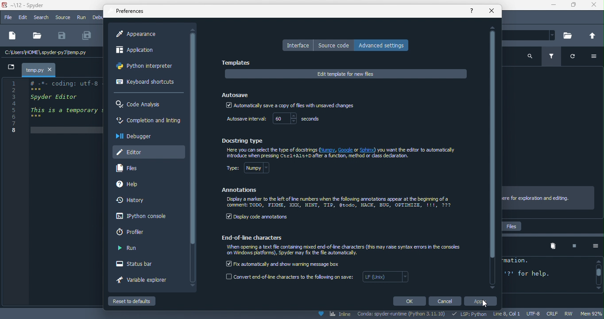 This screenshot has width=604, height=319. I want to click on vertical scroll bar, so click(492, 157).